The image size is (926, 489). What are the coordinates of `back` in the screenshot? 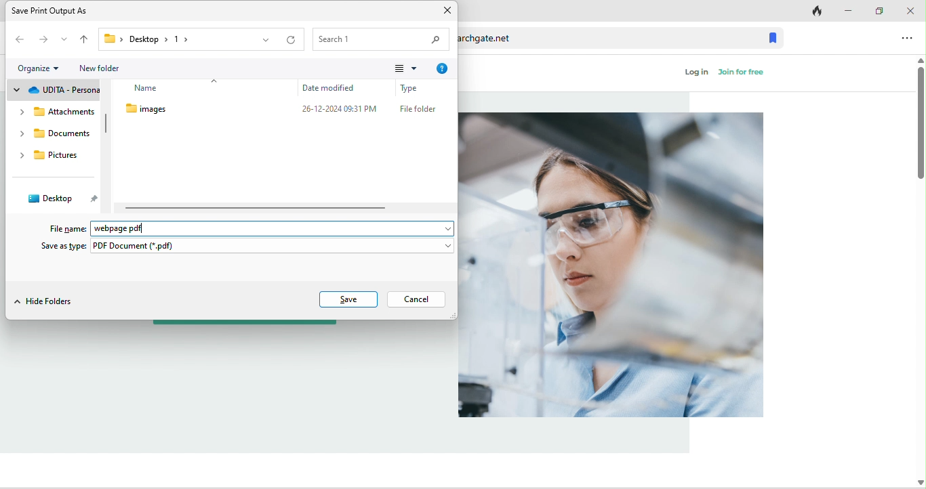 It's located at (18, 41).